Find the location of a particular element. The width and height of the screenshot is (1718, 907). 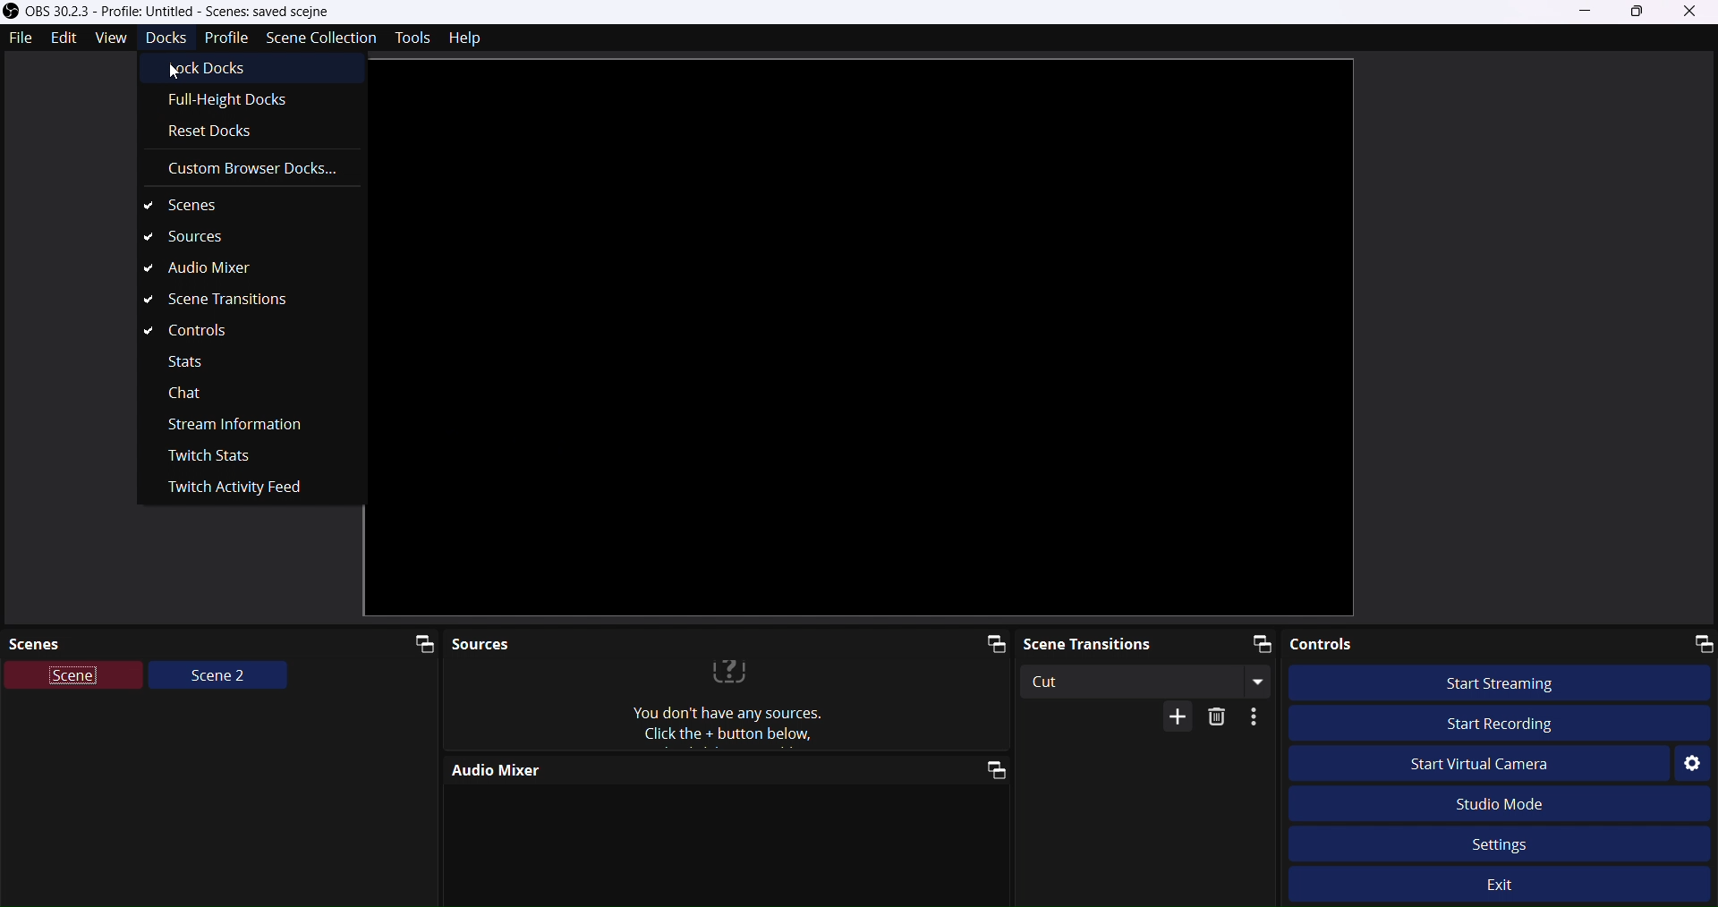

You don't have any sources. Click the + button below. is located at coordinates (728, 704).